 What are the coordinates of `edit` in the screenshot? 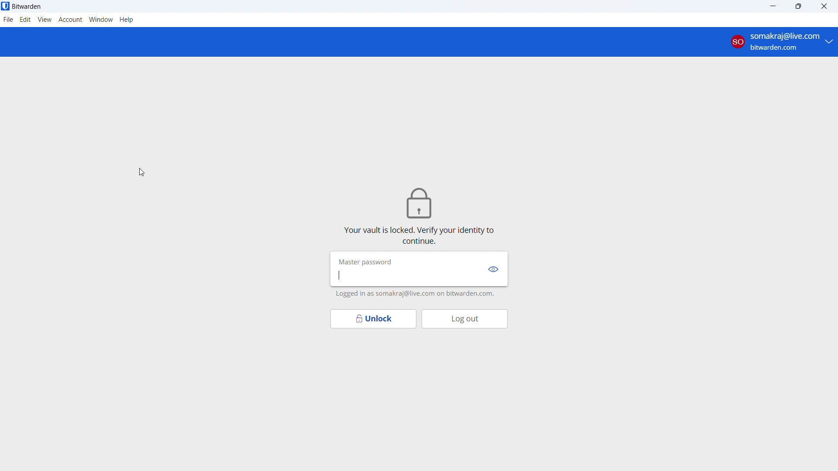 It's located at (25, 20).